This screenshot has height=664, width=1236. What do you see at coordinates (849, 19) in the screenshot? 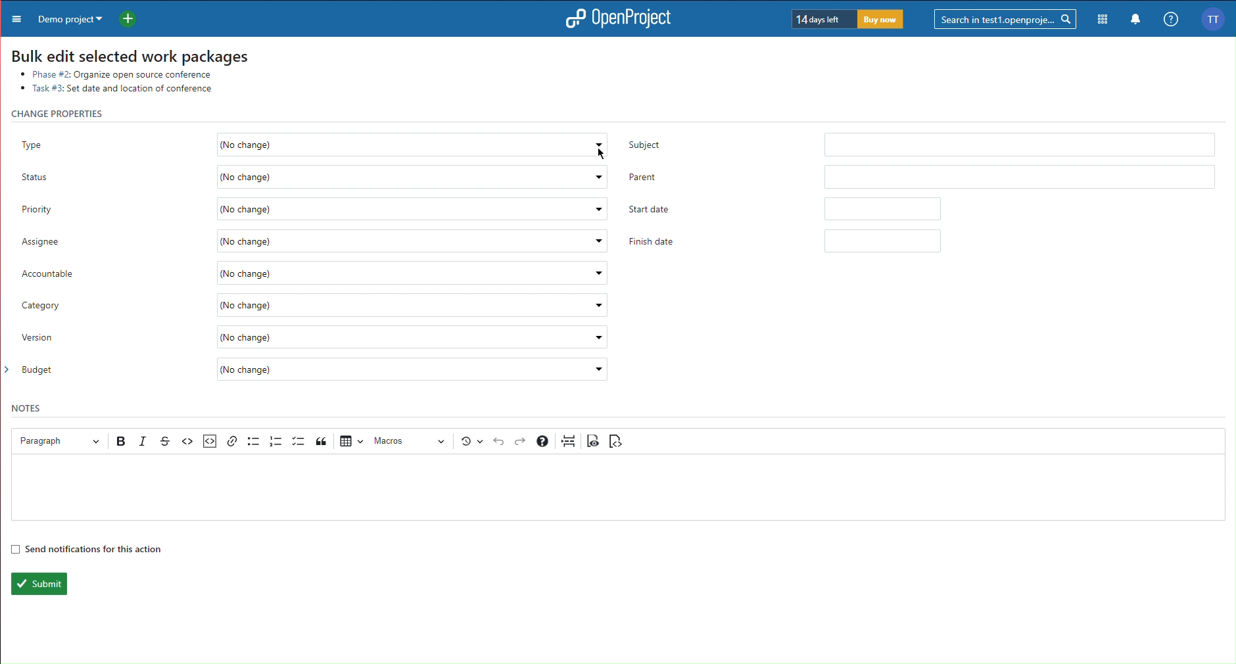
I see `Trial timer` at bounding box center [849, 19].